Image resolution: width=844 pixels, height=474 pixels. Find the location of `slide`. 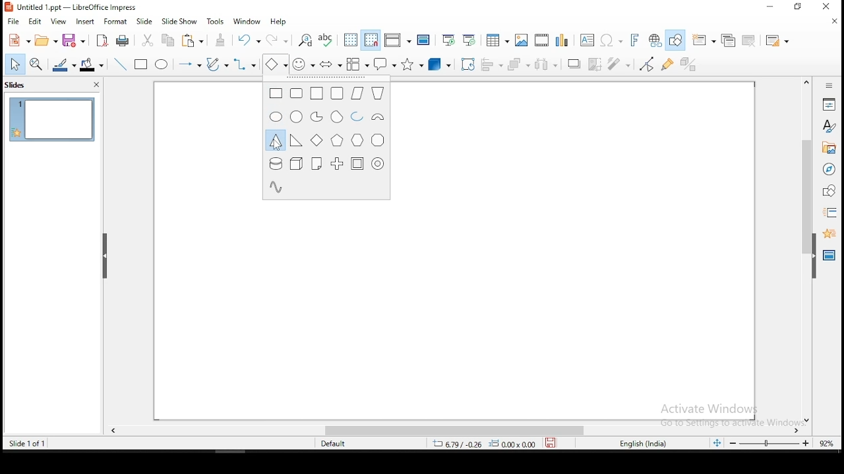

slide is located at coordinates (145, 20).